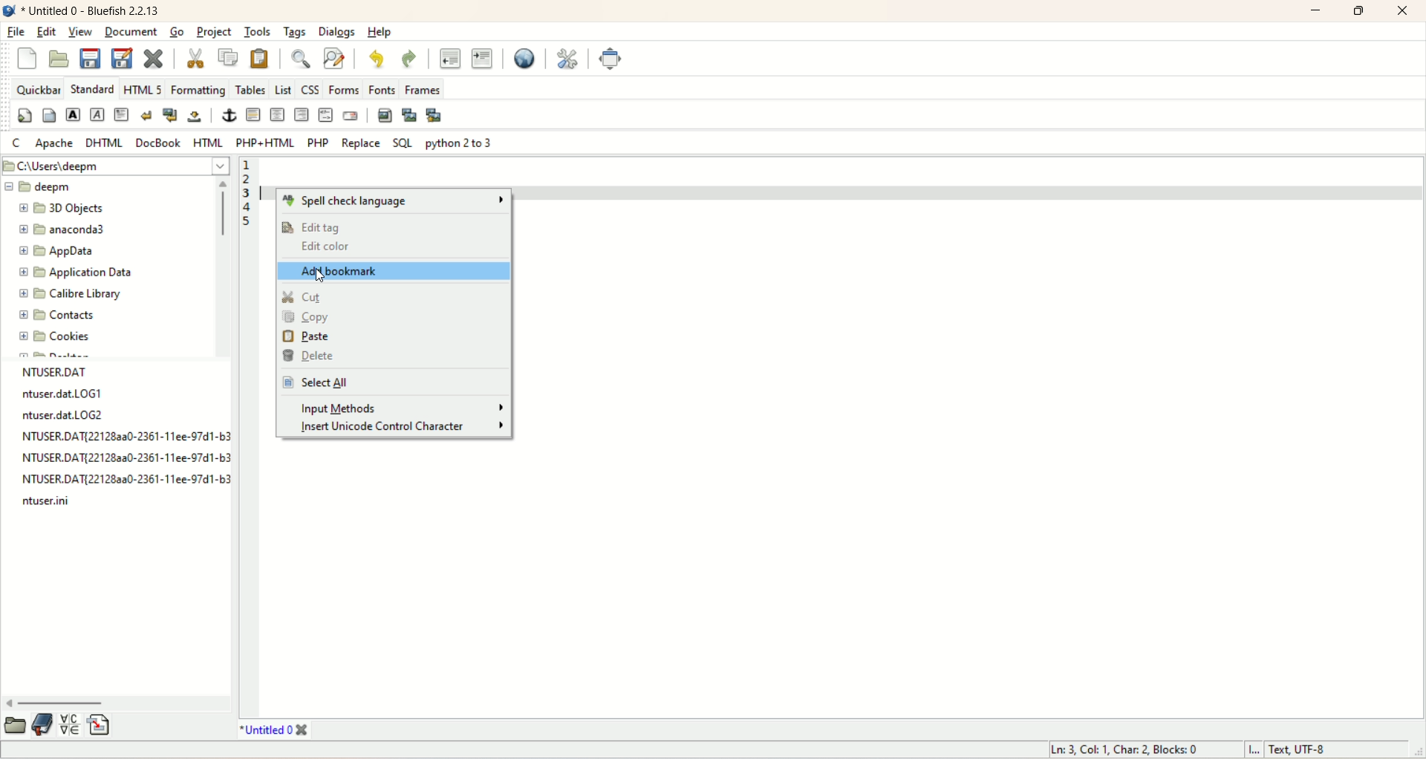 Image resolution: width=1426 pixels, height=759 pixels. I want to click on line numbers, so click(247, 196).